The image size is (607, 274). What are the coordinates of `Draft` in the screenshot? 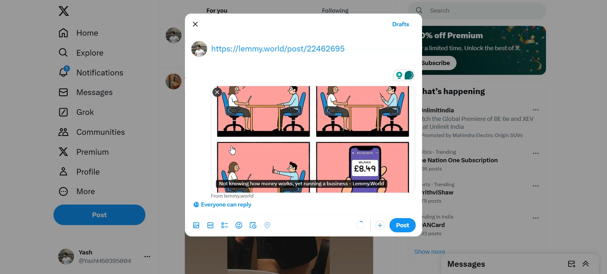 It's located at (402, 24).